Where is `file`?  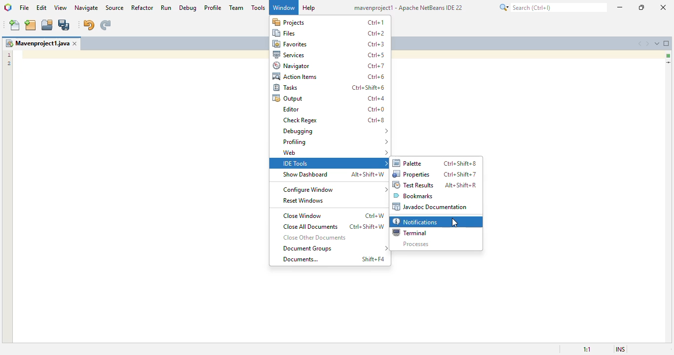 file is located at coordinates (24, 8).